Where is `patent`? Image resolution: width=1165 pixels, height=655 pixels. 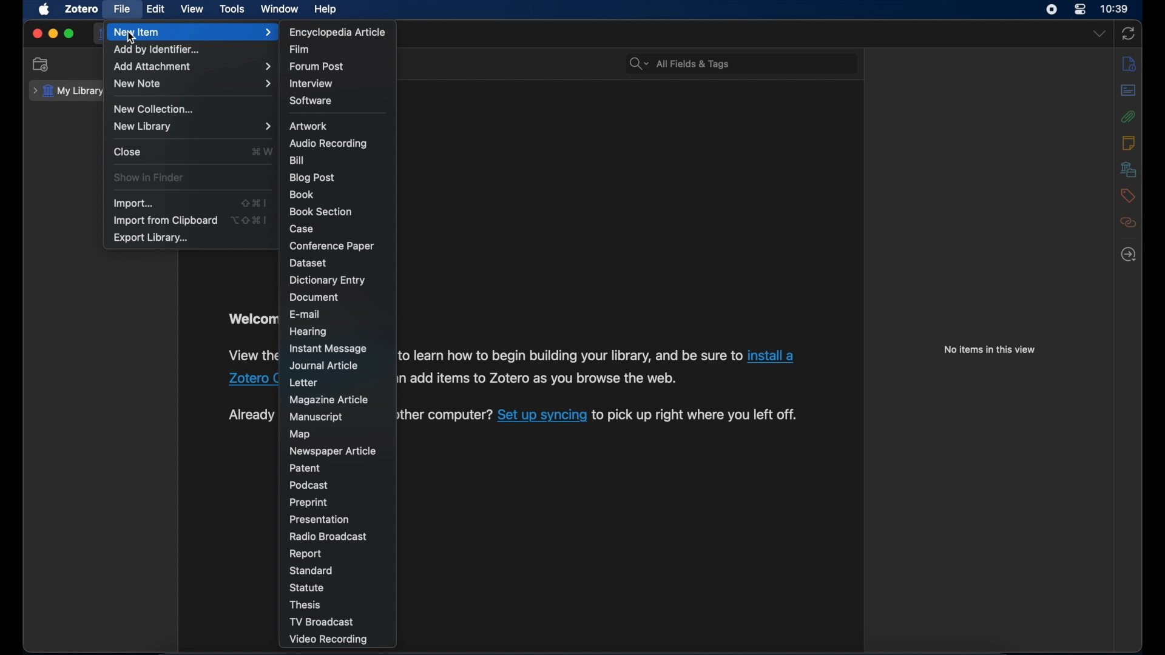 patent is located at coordinates (306, 468).